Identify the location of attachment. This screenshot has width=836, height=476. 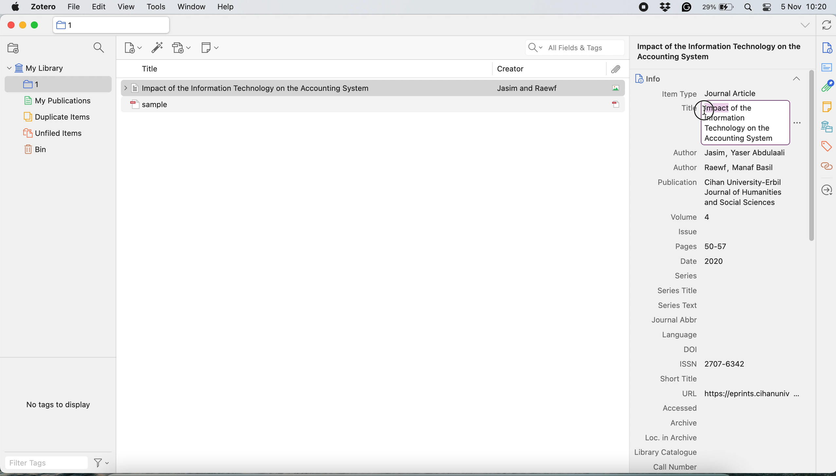
(616, 69).